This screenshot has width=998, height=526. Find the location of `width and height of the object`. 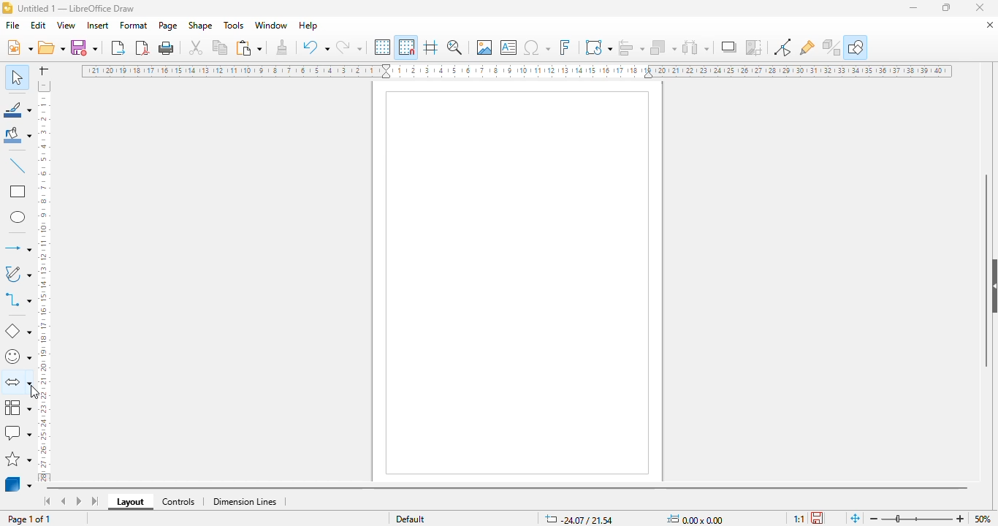

width and height of the object is located at coordinates (698, 519).